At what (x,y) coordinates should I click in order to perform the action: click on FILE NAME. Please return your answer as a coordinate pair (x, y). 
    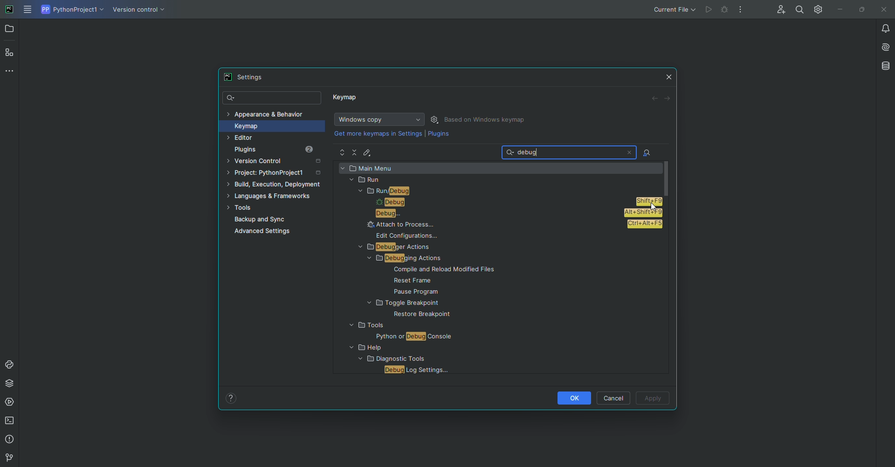
    Looking at the image, I should click on (414, 370).